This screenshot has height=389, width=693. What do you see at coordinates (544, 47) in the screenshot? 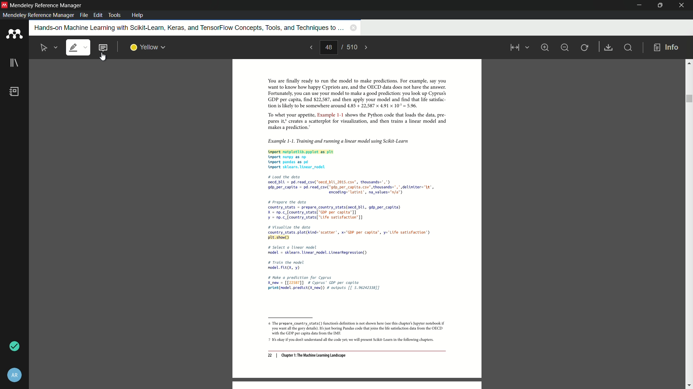
I see `zoom in` at bounding box center [544, 47].